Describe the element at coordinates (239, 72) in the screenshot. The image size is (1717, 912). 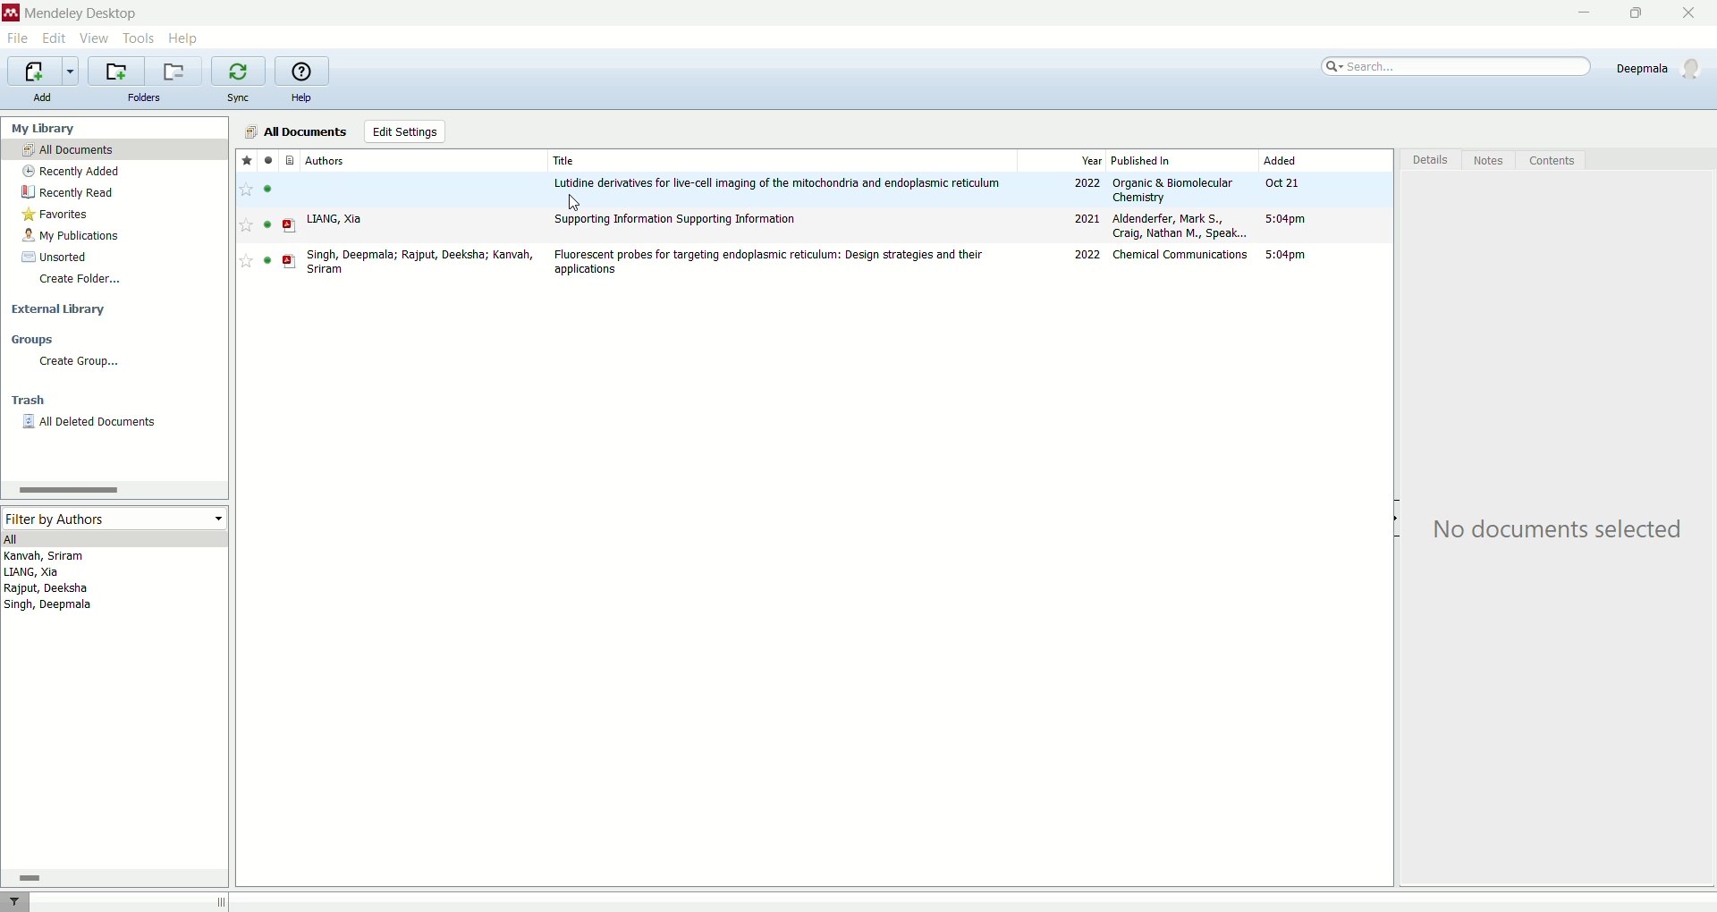
I see `synchronize library with mendeley web` at that location.